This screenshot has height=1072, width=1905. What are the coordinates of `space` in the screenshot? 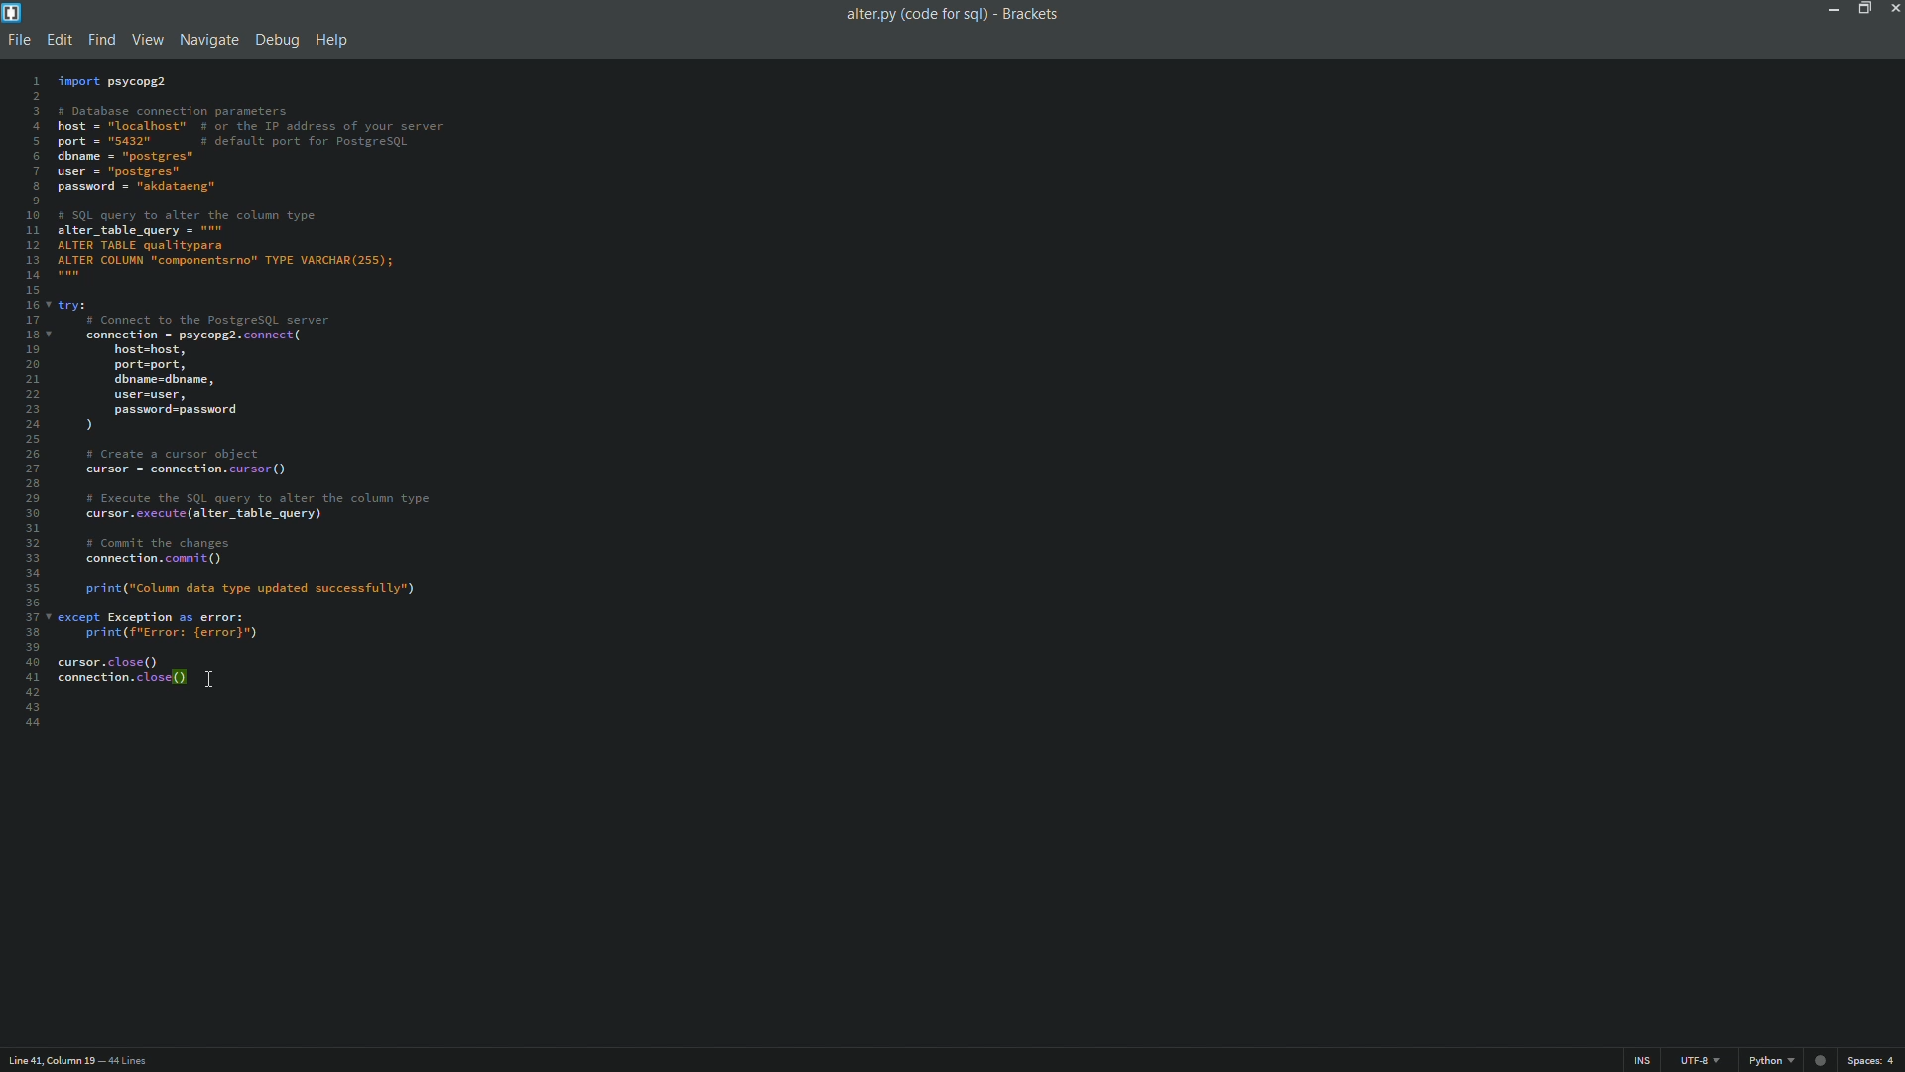 It's located at (1875, 1062).